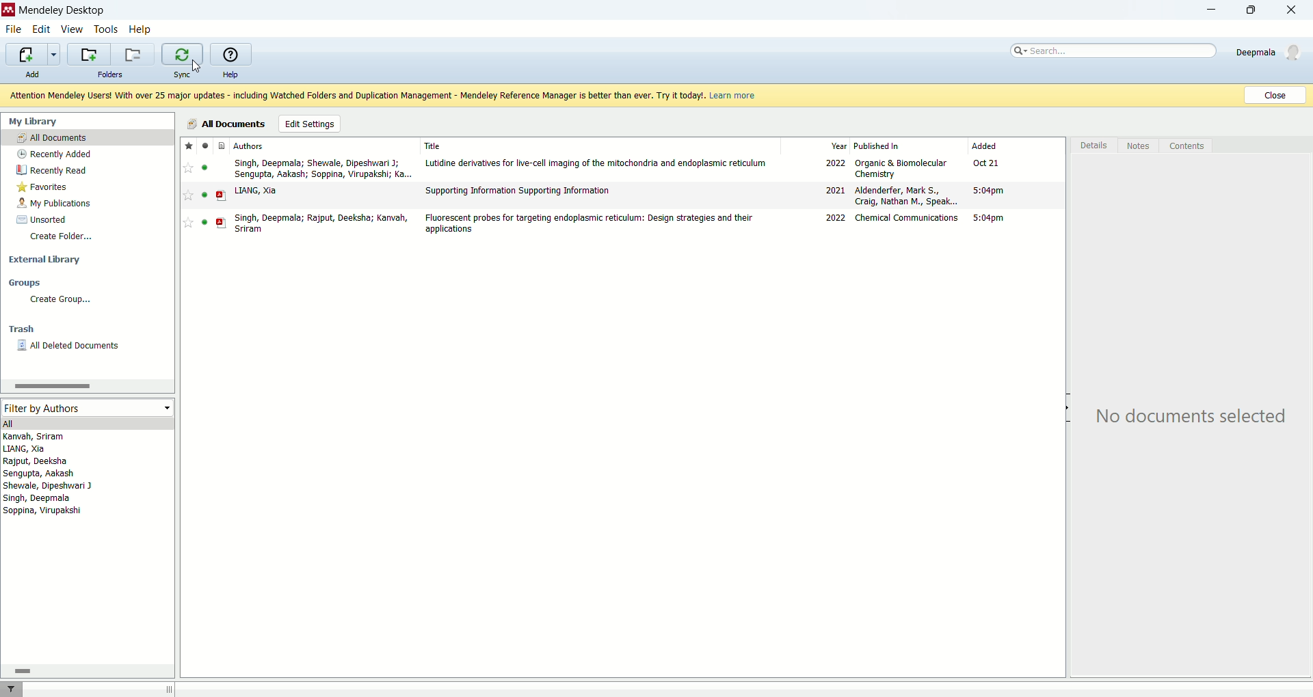 This screenshot has width=1313, height=697. I want to click on help, so click(233, 74).